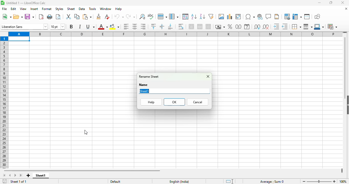 Image resolution: width=349 pixels, height=184 pixels. Describe the element at coordinates (185, 17) in the screenshot. I see `sort` at that location.